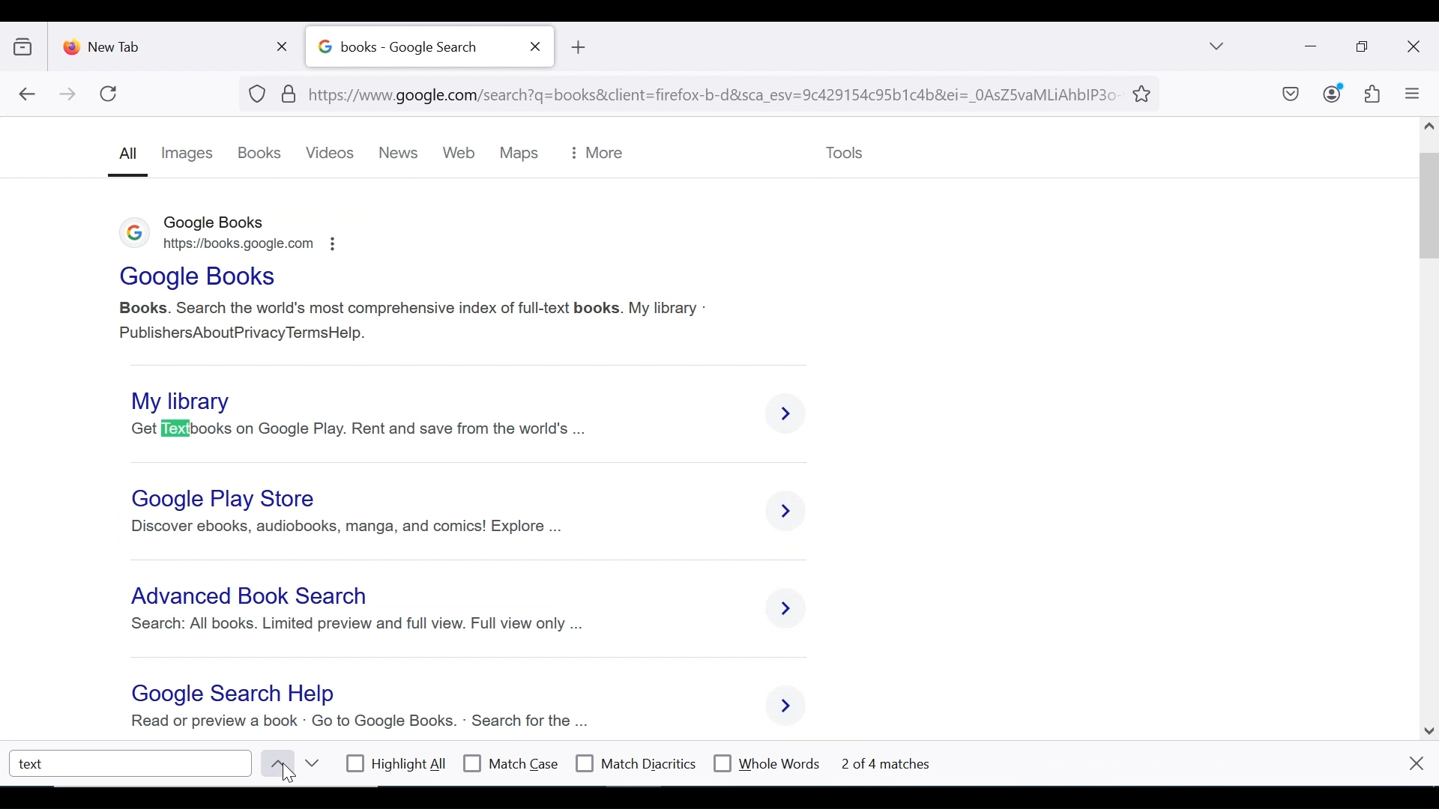 This screenshot has width=1439, height=809. I want to click on new tab, so click(161, 43).